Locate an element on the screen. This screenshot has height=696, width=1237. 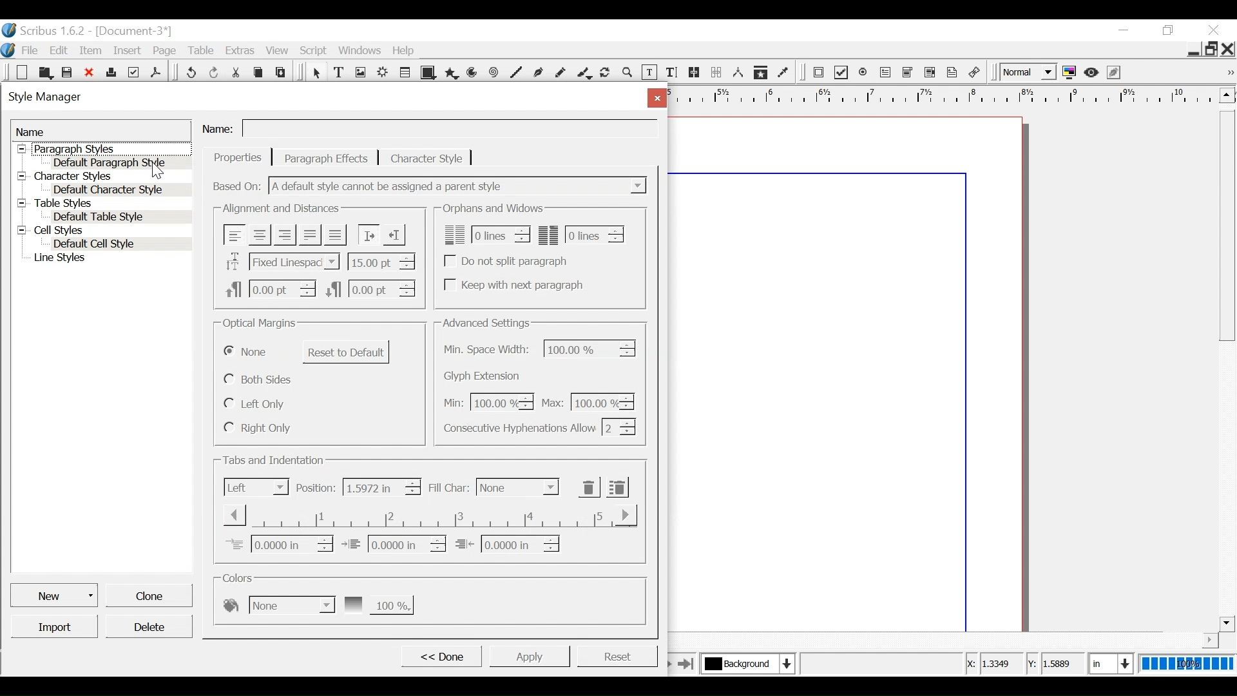
Cut is located at coordinates (237, 71).